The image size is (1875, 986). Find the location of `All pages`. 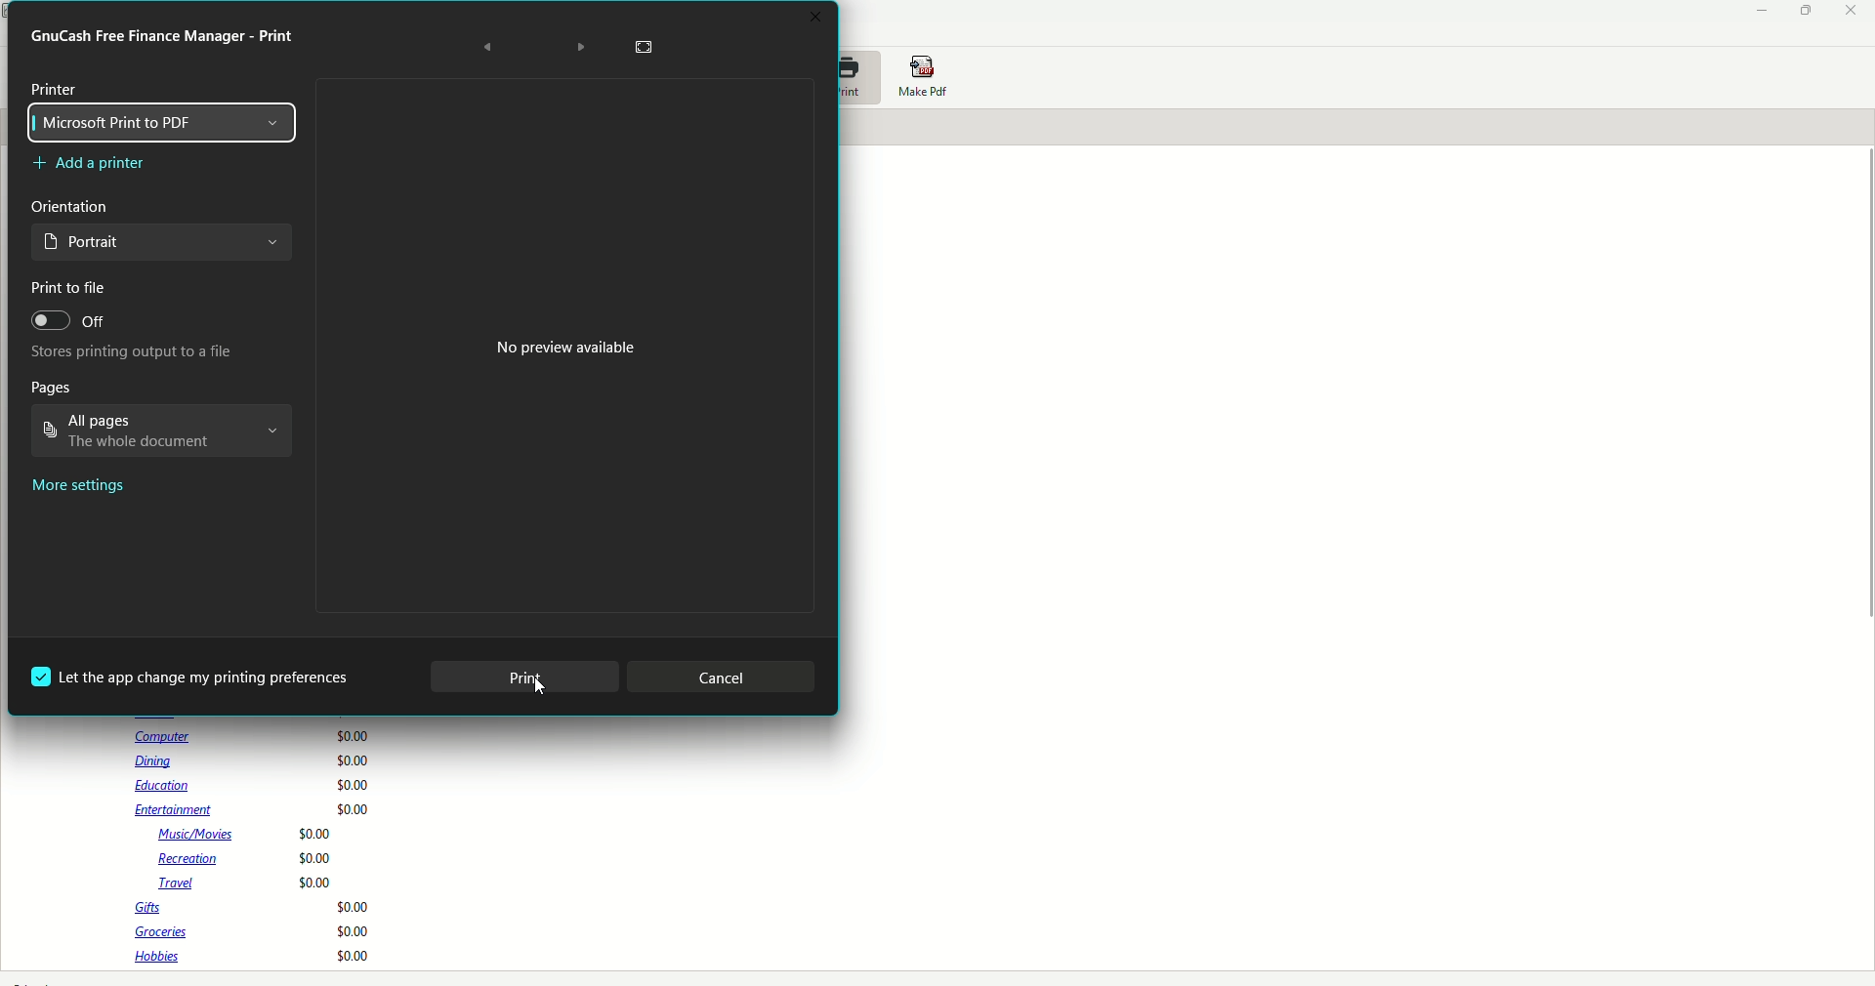

All pages is located at coordinates (161, 434).